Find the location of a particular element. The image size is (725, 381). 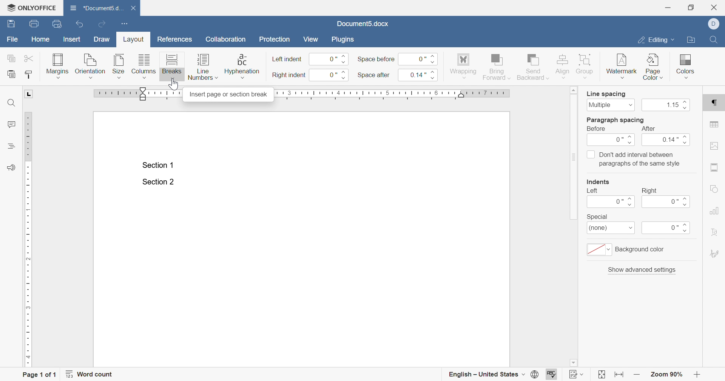

0 is located at coordinates (612, 141).